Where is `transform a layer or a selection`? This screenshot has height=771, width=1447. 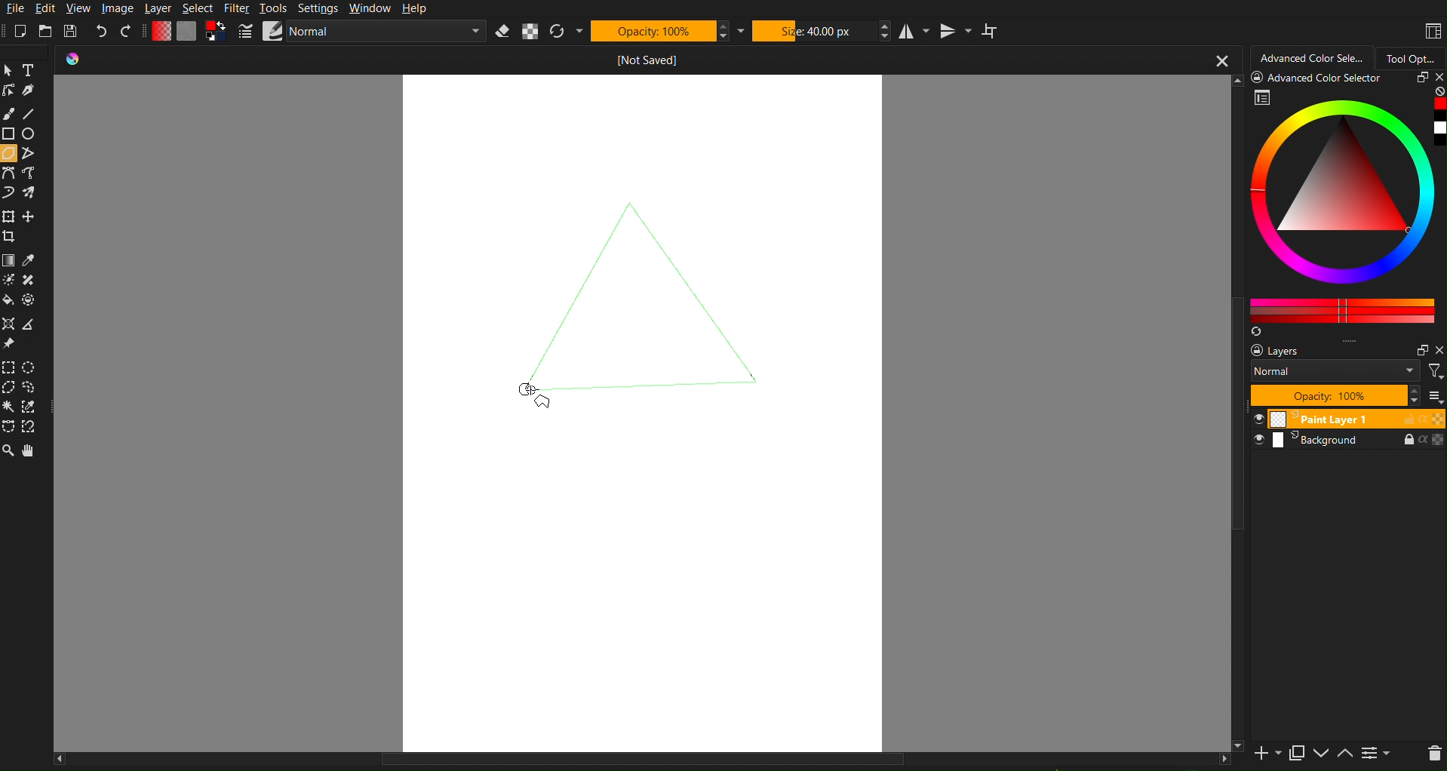 transform a layer or a selection is located at coordinates (9, 215).